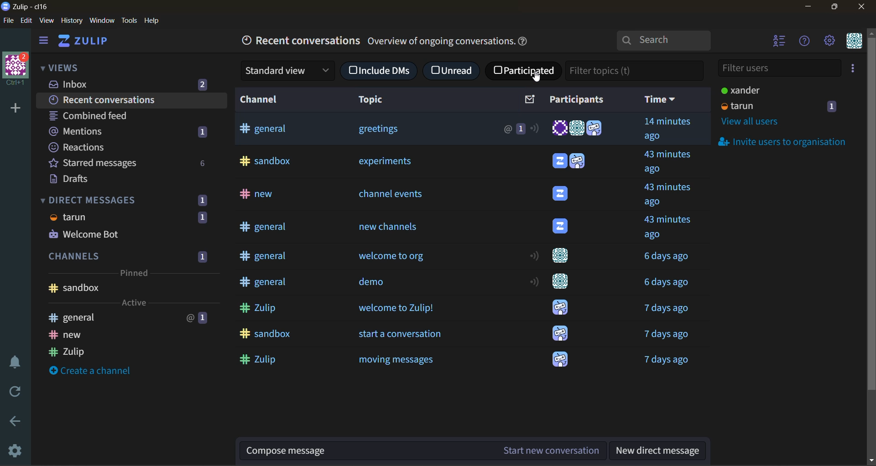  Describe the element at coordinates (379, 129) in the screenshot. I see `greeting` at that location.